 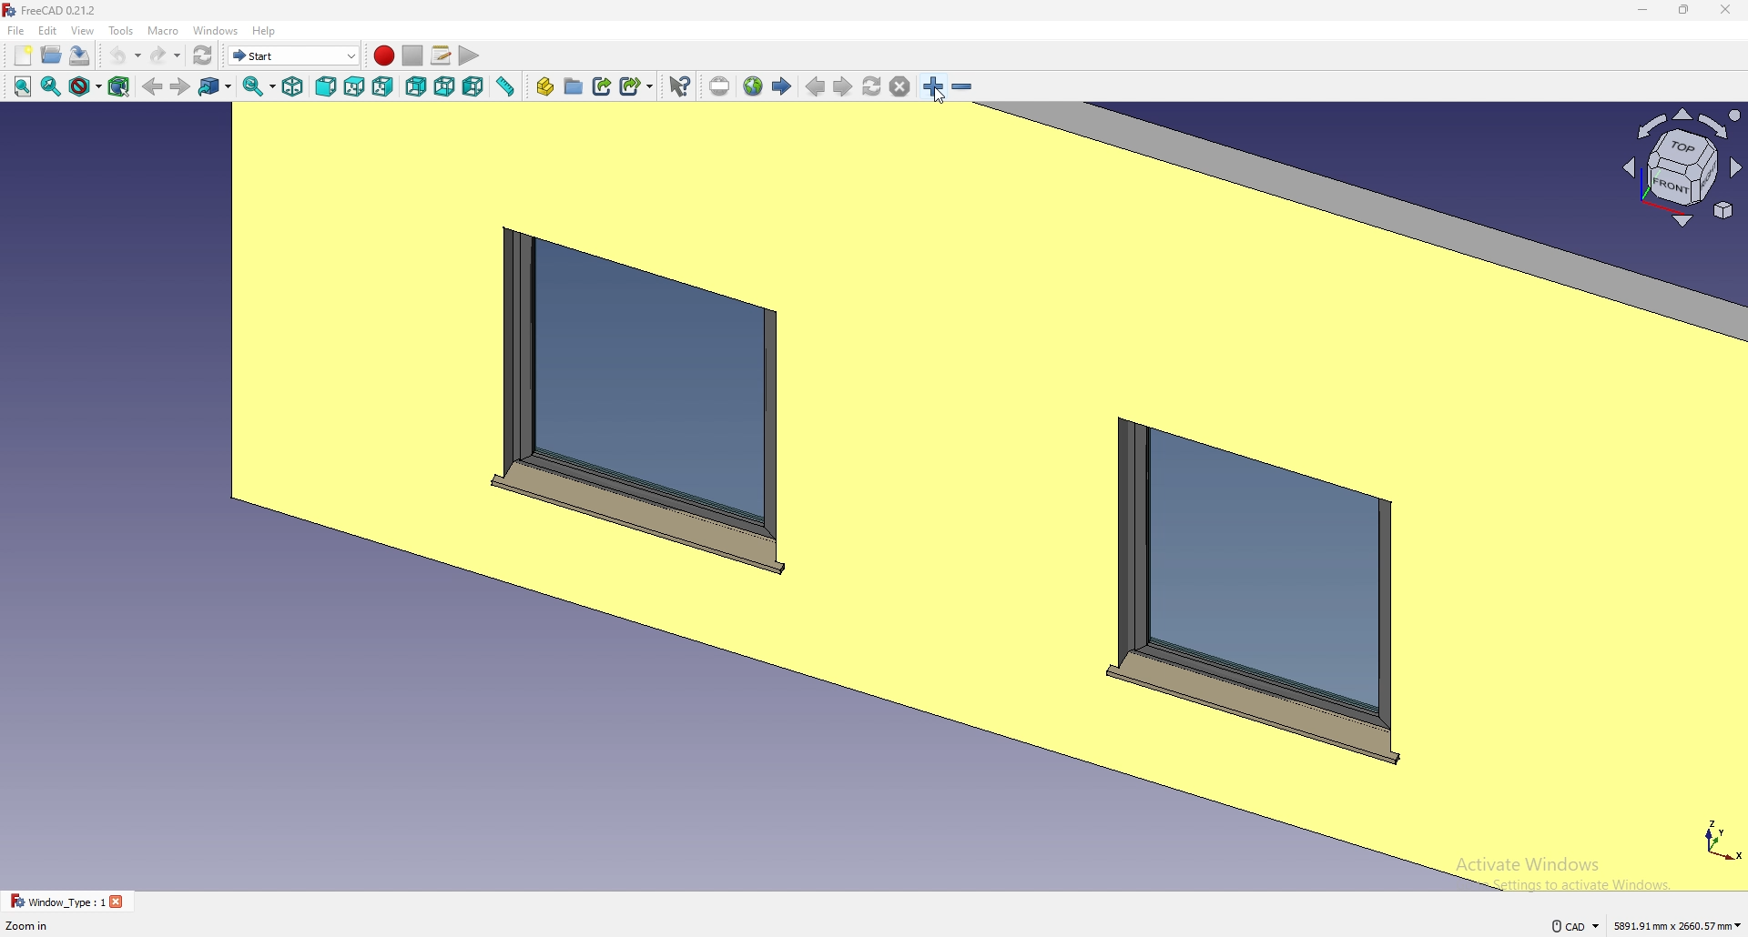 What do you see at coordinates (941, 97) in the screenshot?
I see `cursor` at bounding box center [941, 97].